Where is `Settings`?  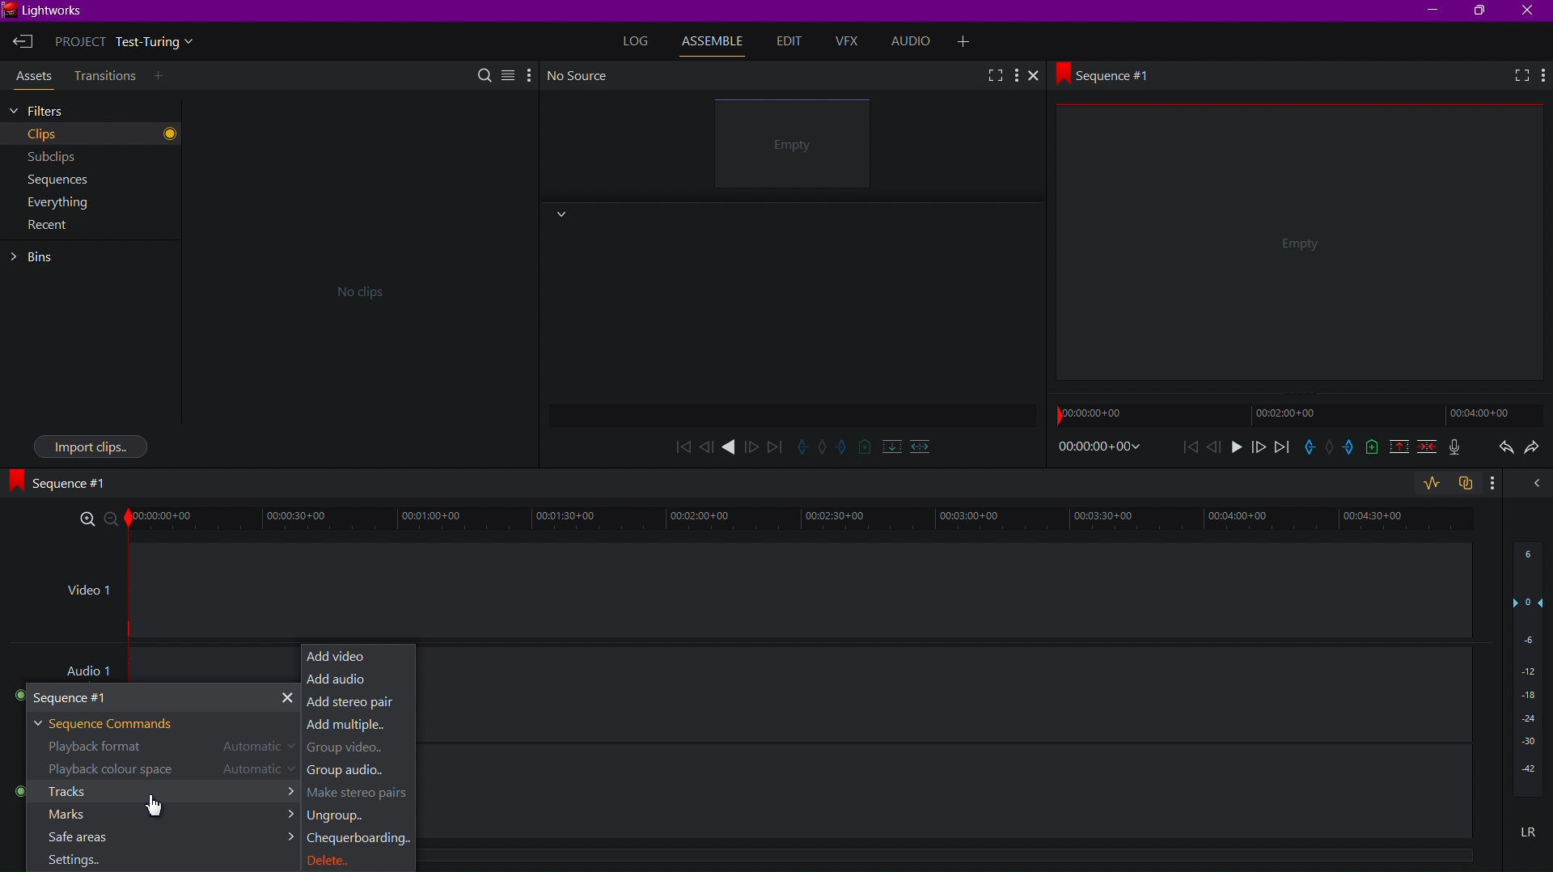
Settings is located at coordinates (74, 861).